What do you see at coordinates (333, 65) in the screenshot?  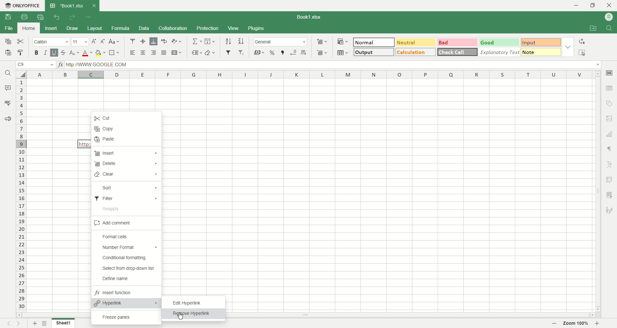 I see `input line` at bounding box center [333, 65].